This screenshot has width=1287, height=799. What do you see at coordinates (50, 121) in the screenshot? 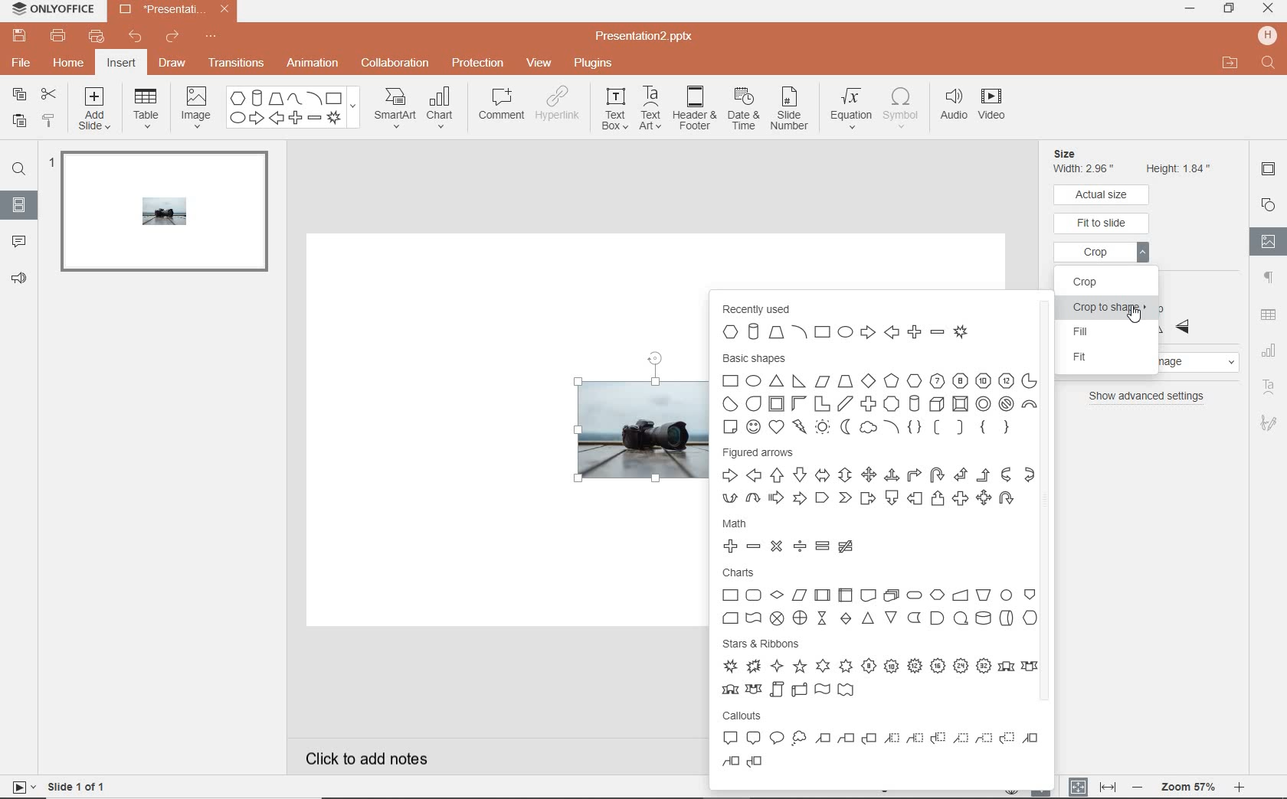
I see `copy style` at bounding box center [50, 121].